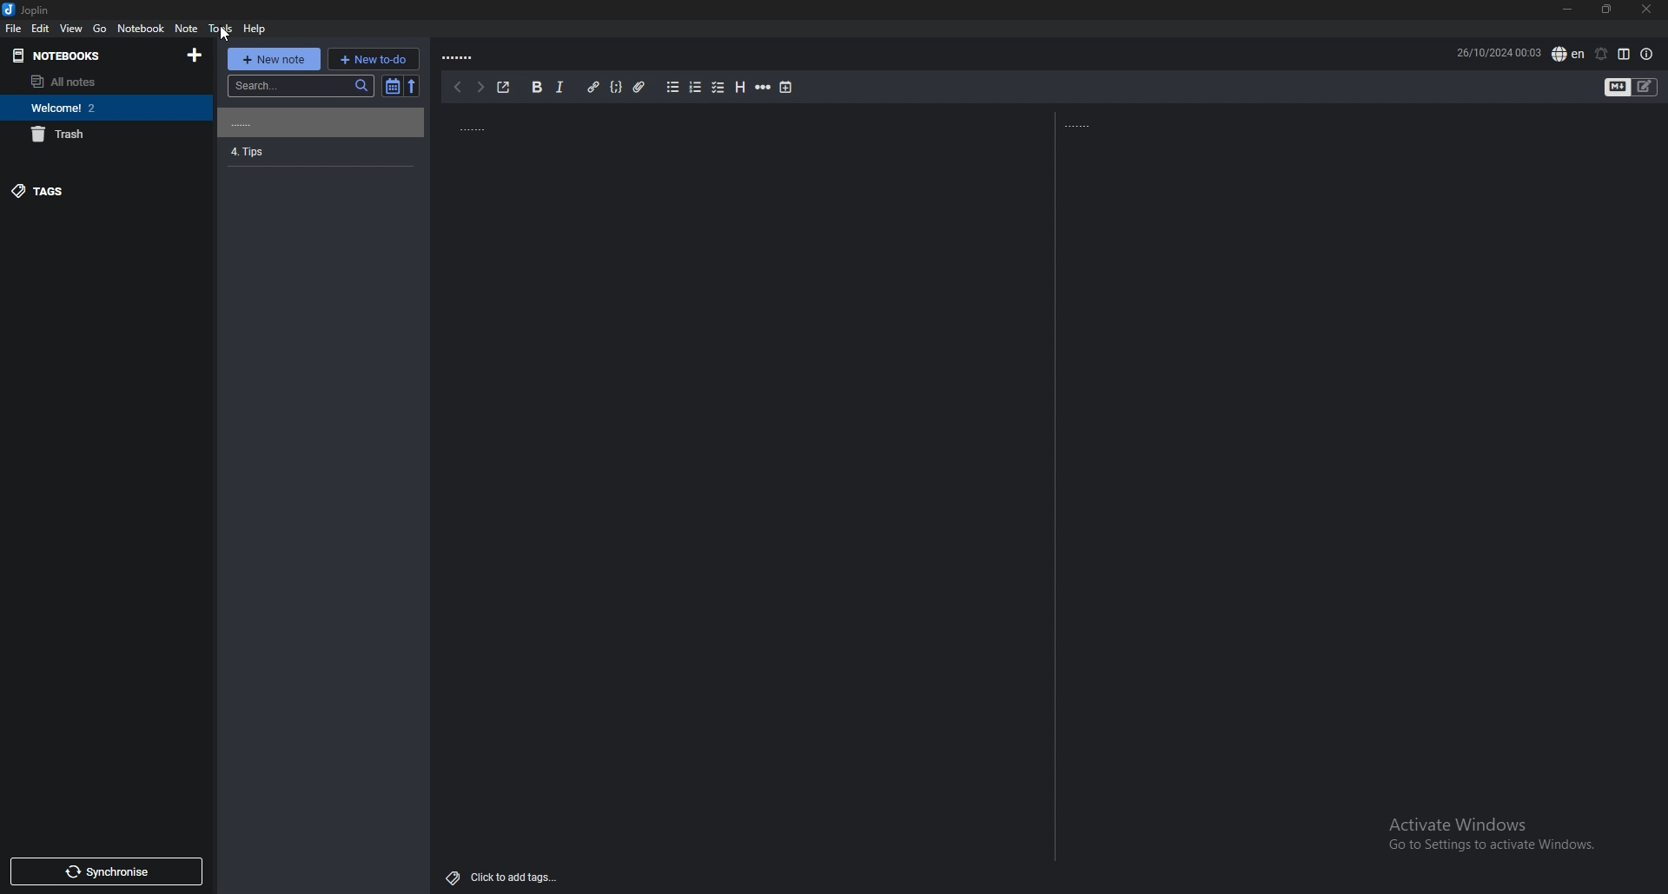  Describe the element at coordinates (537, 87) in the screenshot. I see `bold` at that location.